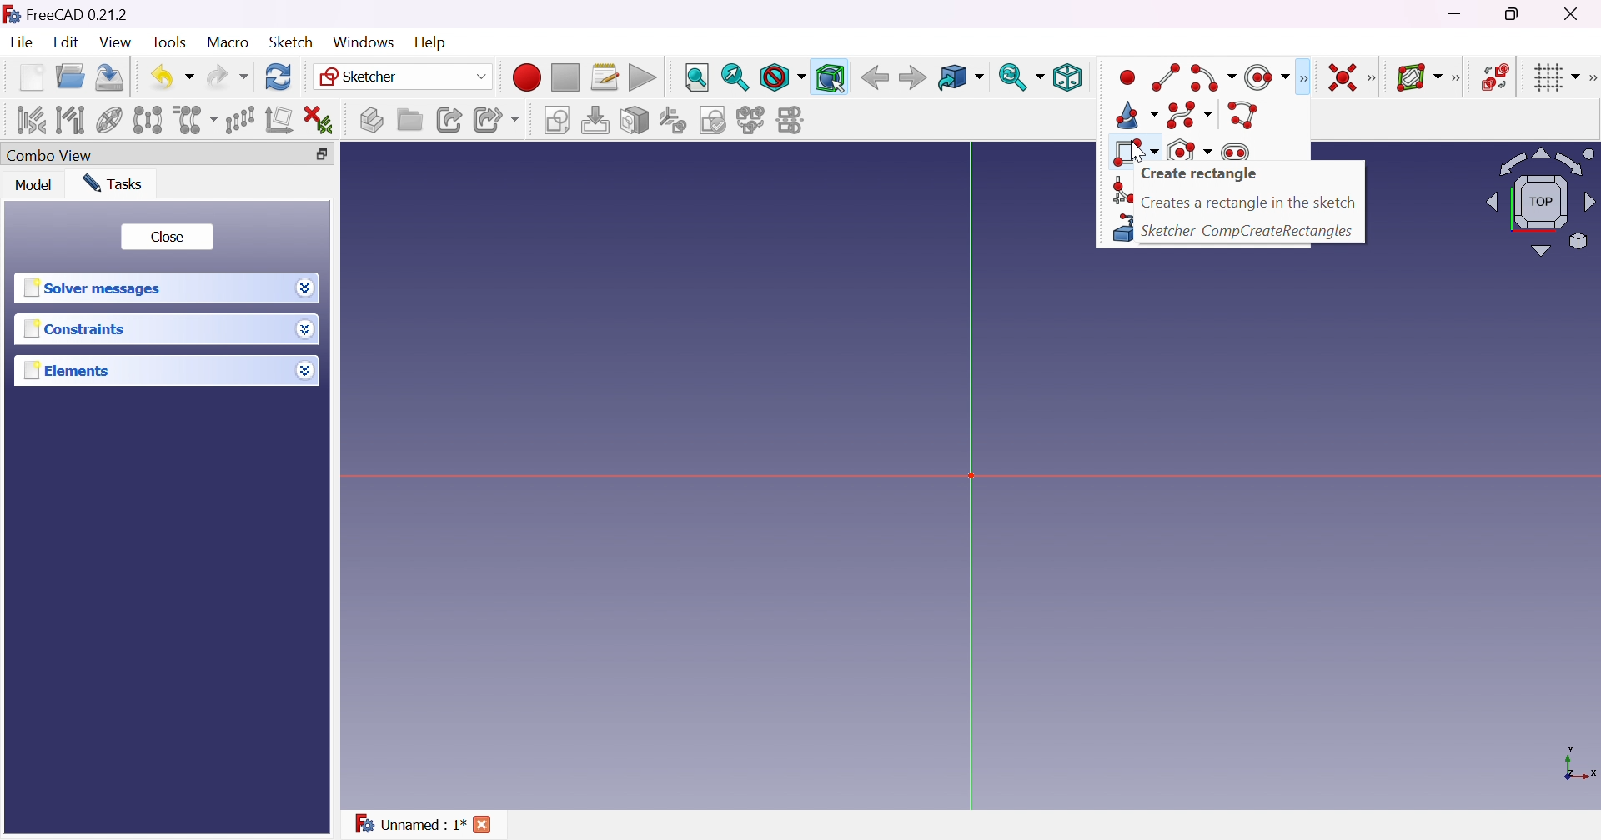  What do you see at coordinates (565, 77) in the screenshot?
I see `Stop macro recording...` at bounding box center [565, 77].